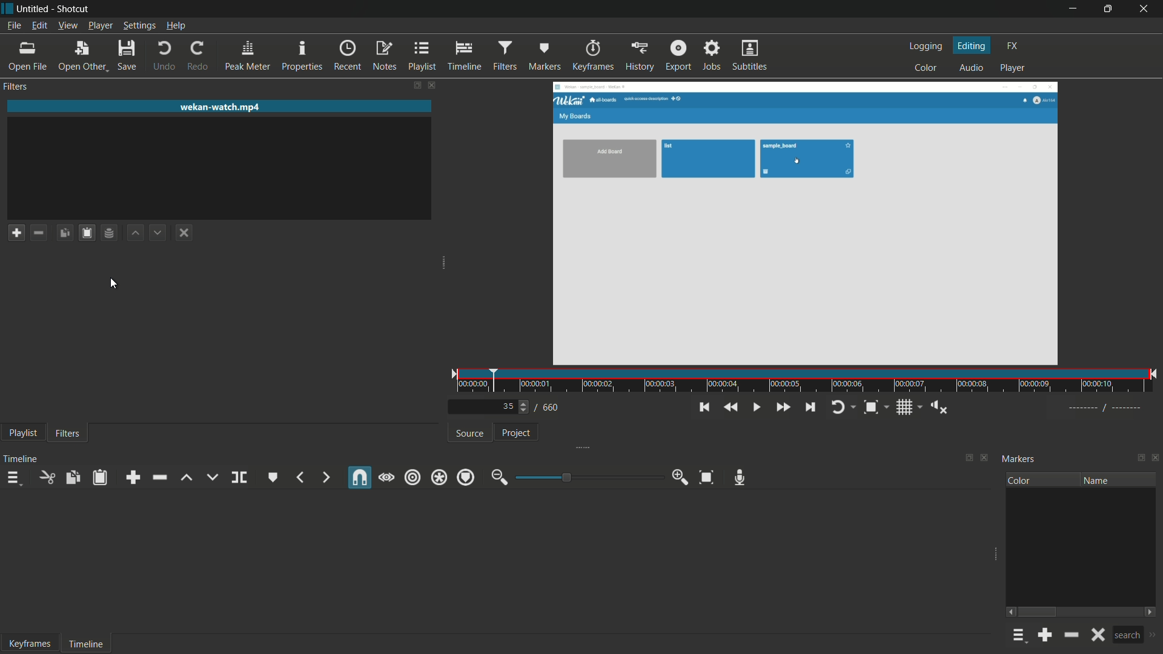 The height and width of the screenshot is (654, 1163). What do you see at coordinates (414, 85) in the screenshot?
I see `change layout` at bounding box center [414, 85].